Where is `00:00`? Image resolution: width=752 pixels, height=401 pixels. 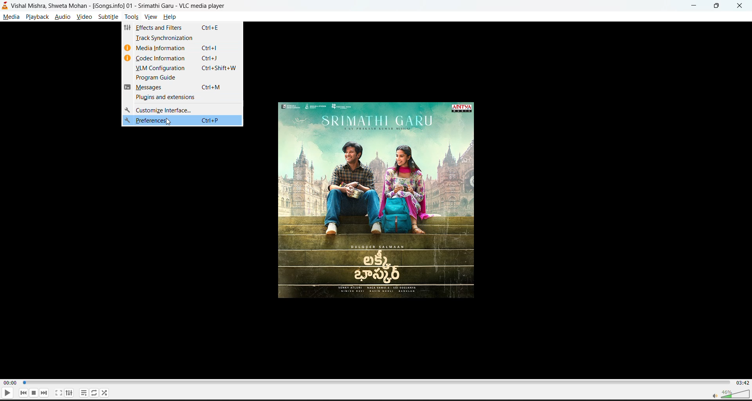 00:00 is located at coordinates (8, 383).